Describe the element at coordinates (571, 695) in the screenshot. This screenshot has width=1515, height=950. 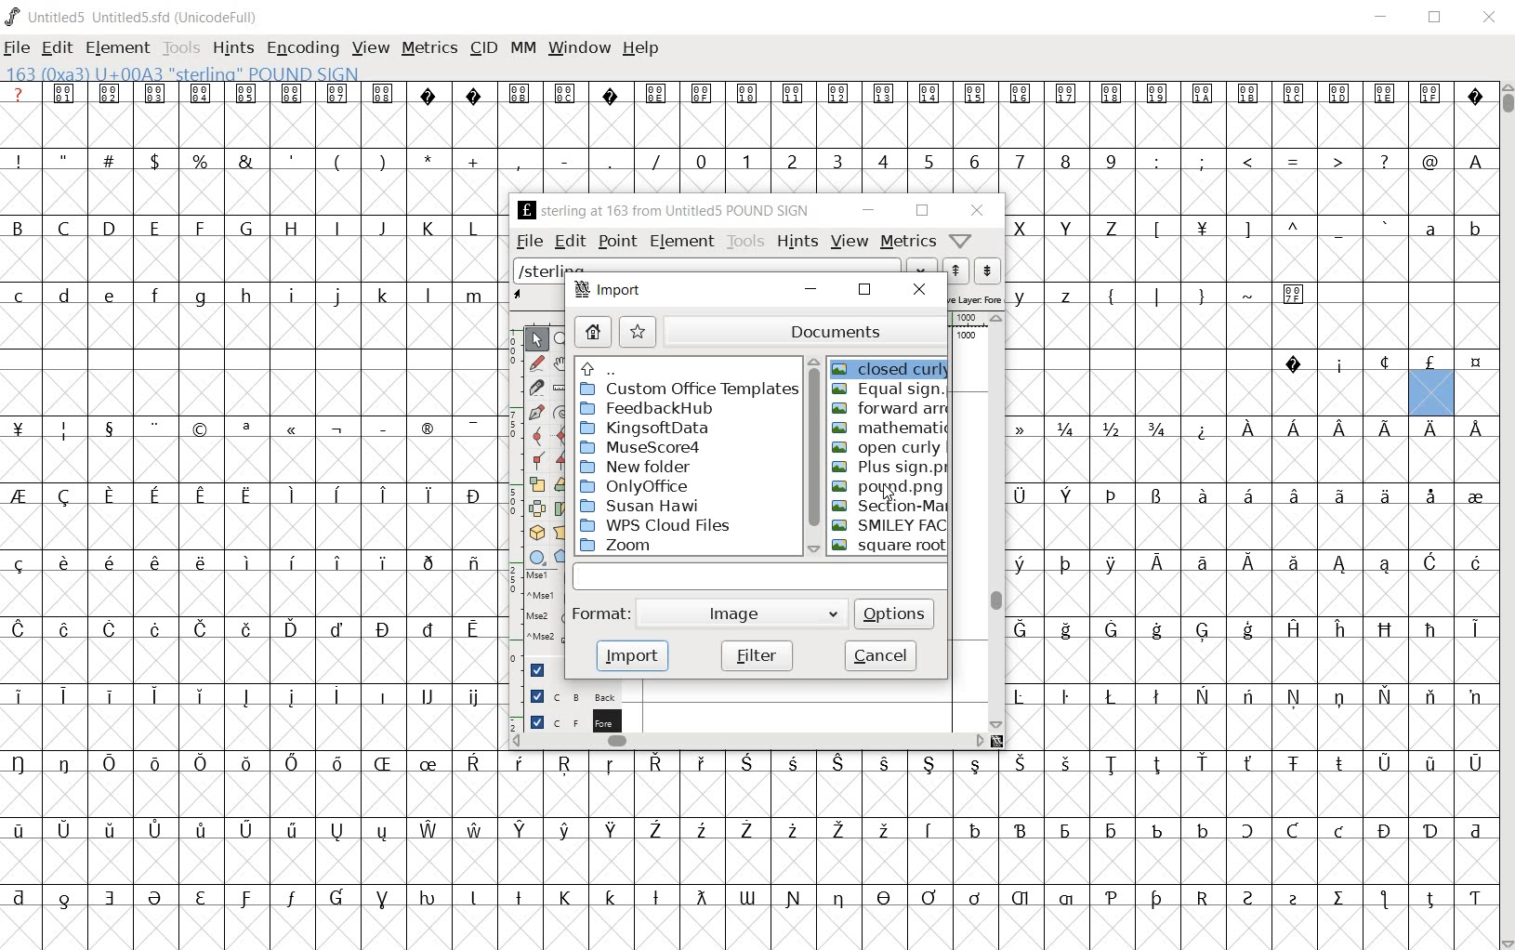
I see `background layer` at that location.